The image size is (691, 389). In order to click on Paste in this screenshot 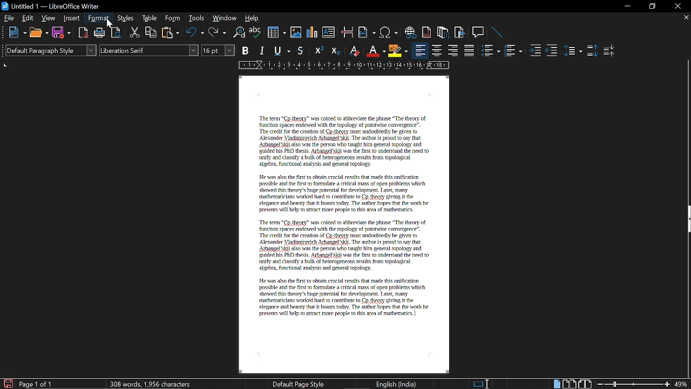, I will do `click(171, 33)`.